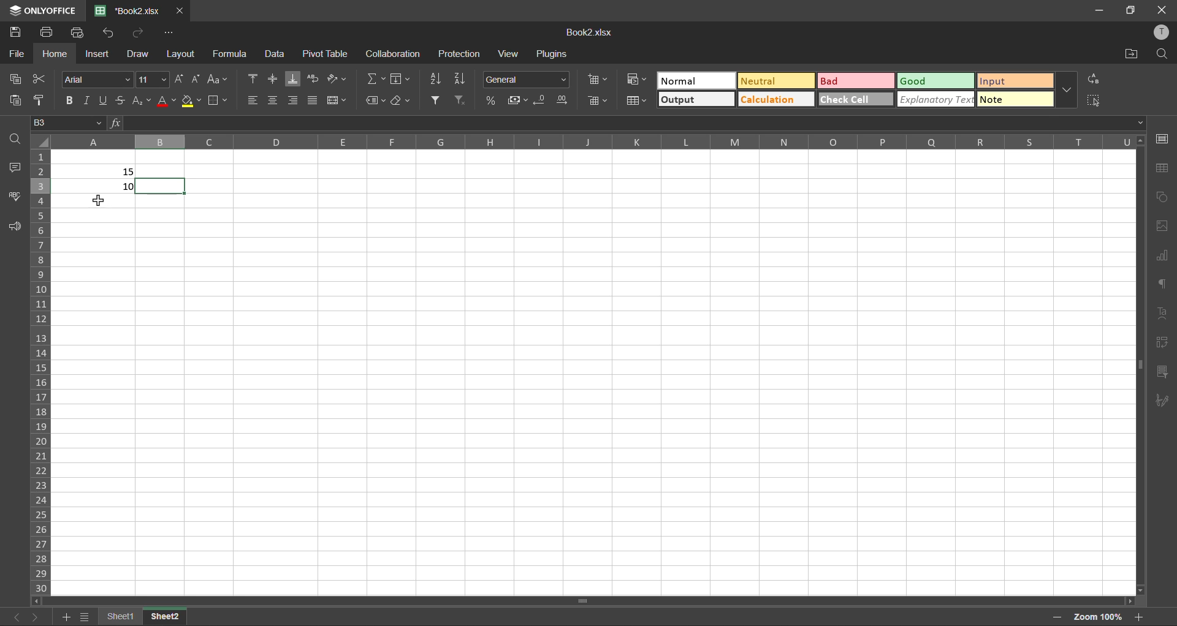  Describe the element at coordinates (1163, 401) in the screenshot. I see `signature` at that location.